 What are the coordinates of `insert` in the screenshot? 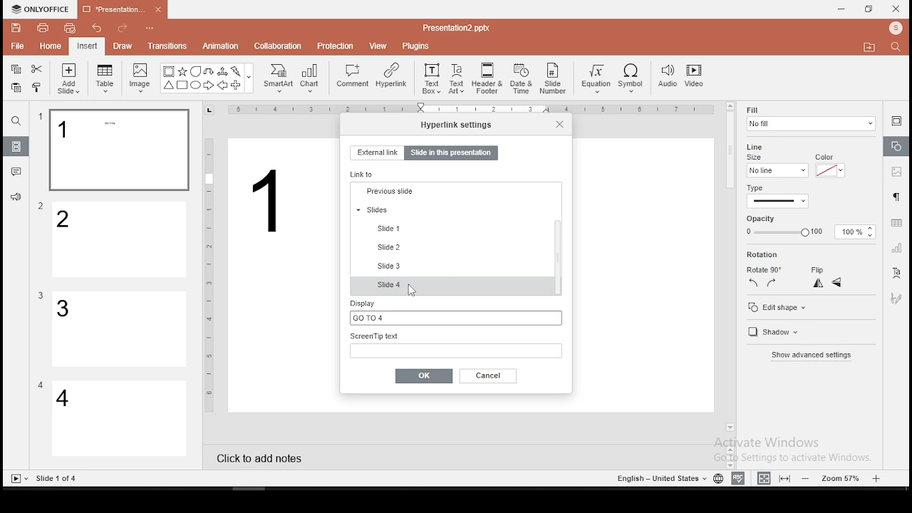 It's located at (86, 46).